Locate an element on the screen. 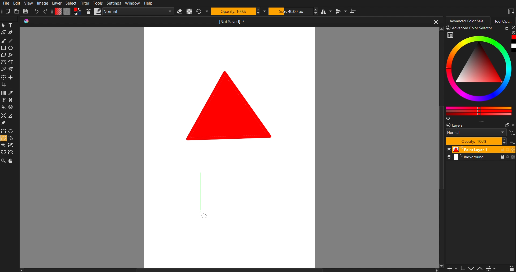 The image size is (516, 272). Line 1 is located at coordinates (200, 191).